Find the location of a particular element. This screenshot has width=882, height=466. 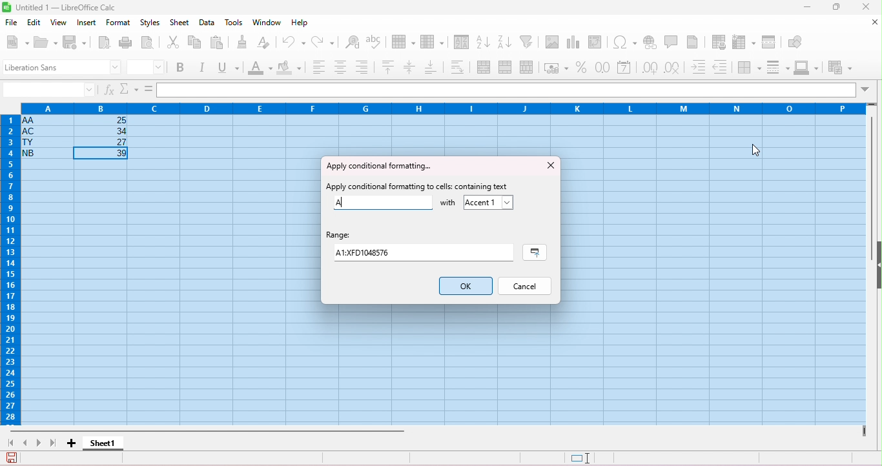

border style is located at coordinates (778, 66).